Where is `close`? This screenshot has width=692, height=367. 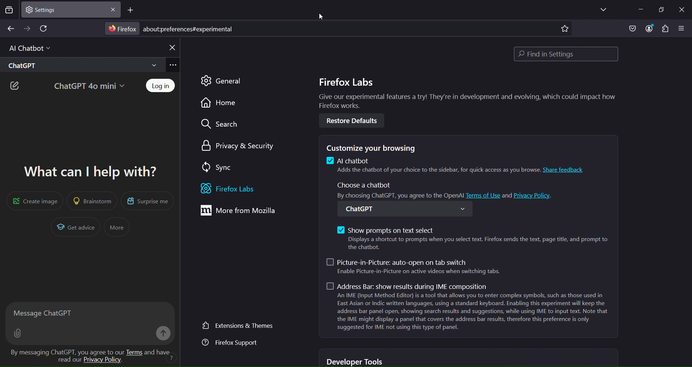
close is located at coordinates (113, 11).